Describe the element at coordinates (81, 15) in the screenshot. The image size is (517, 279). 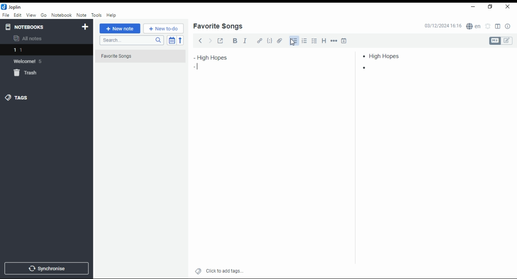
I see `note` at that location.